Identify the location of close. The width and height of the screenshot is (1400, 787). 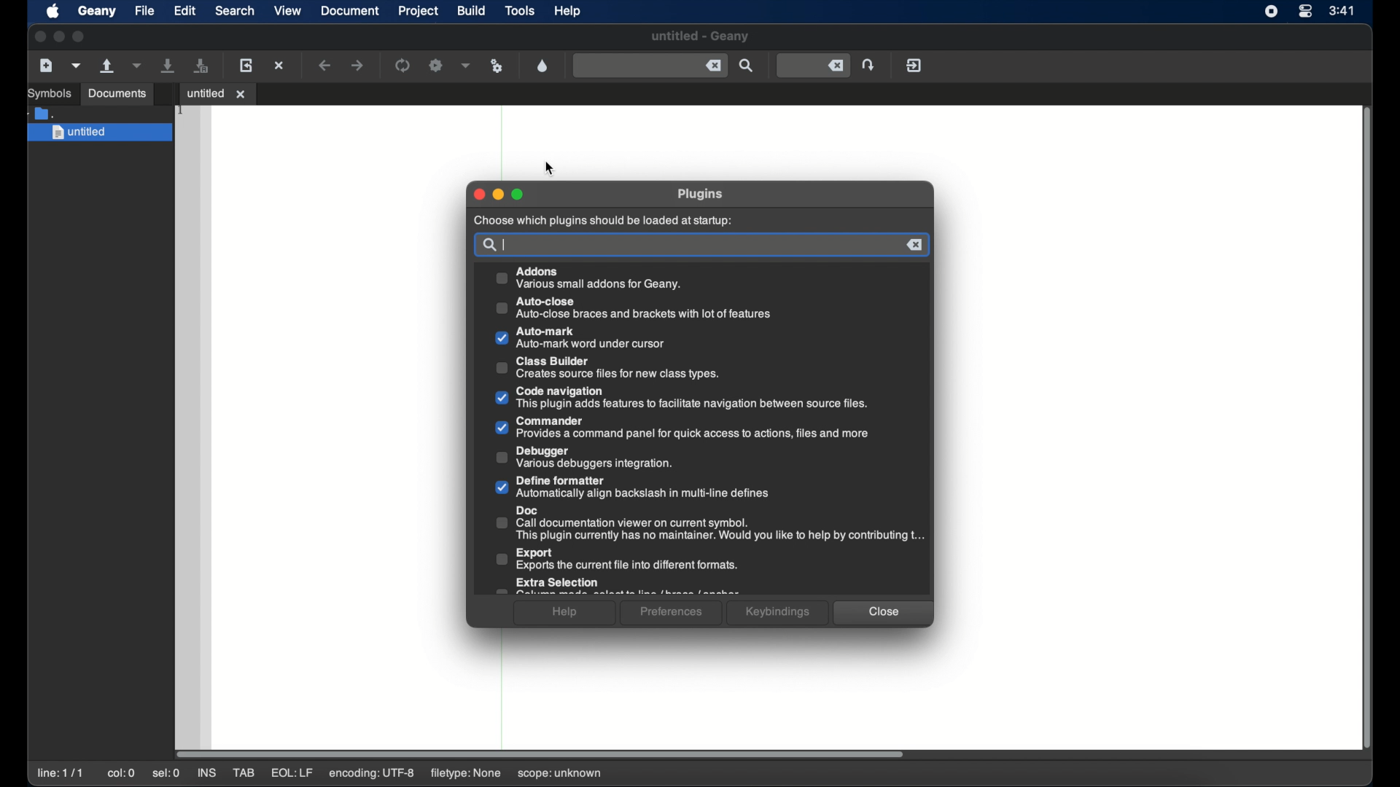
(885, 613).